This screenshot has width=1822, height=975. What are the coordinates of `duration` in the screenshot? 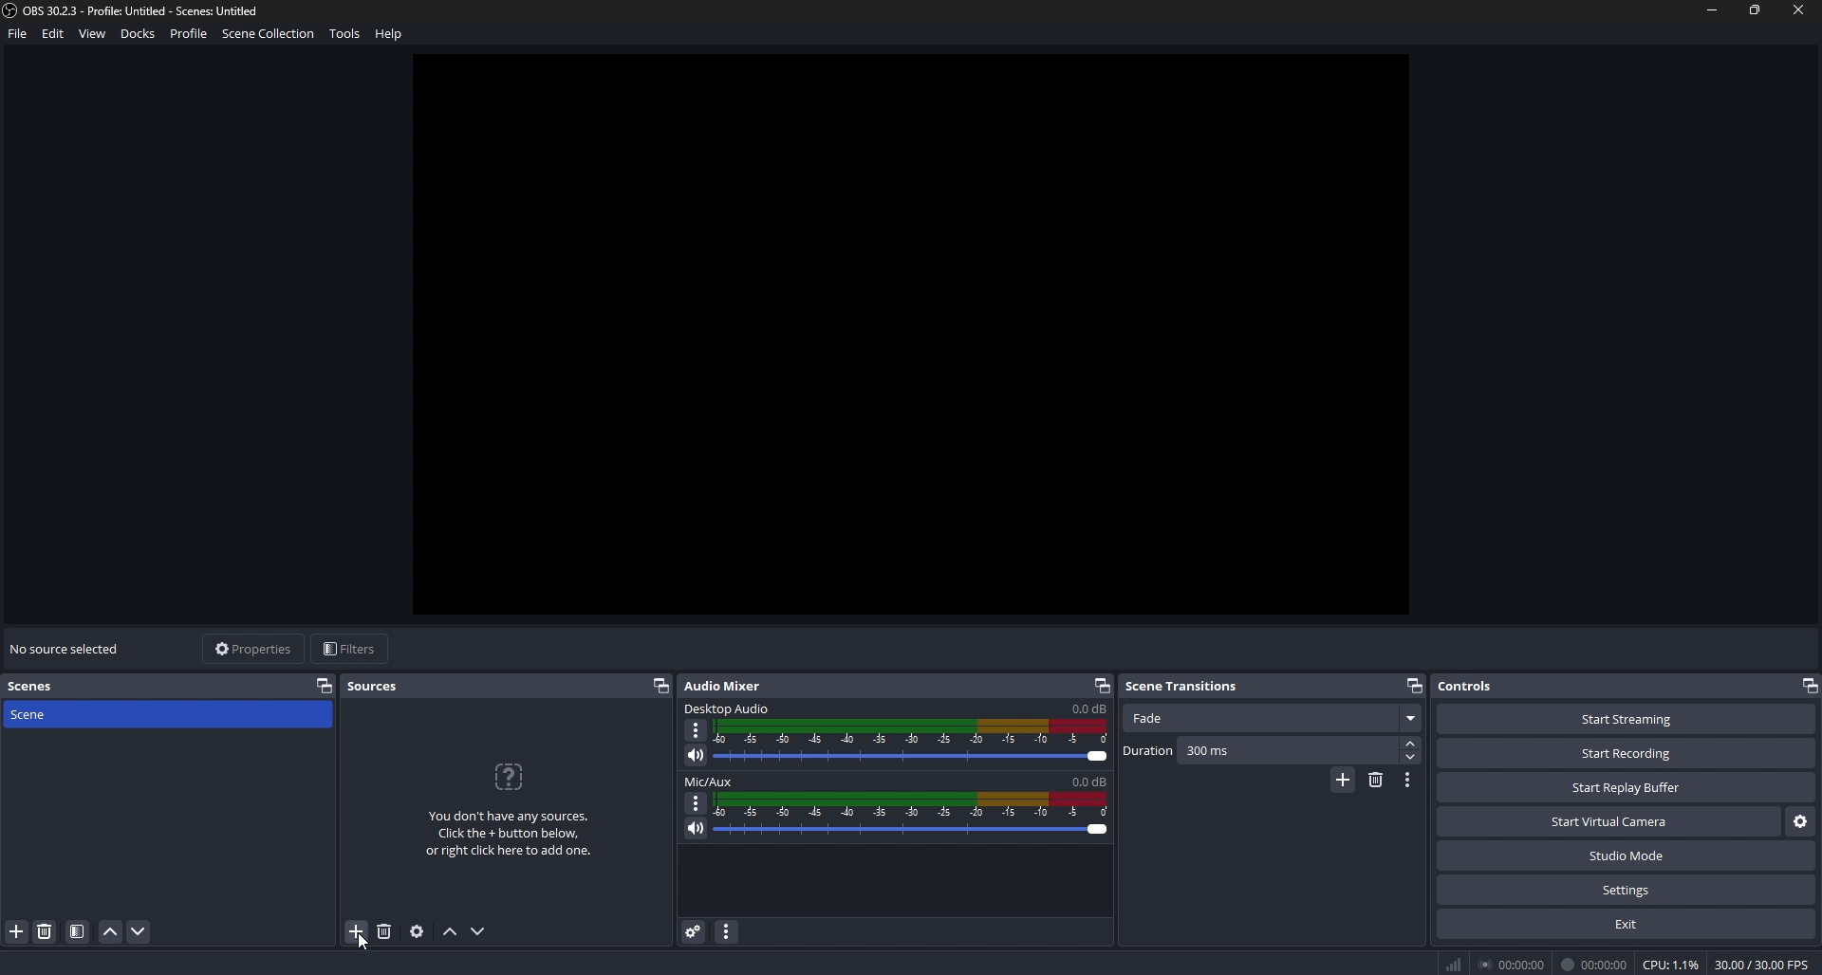 It's located at (1261, 750).